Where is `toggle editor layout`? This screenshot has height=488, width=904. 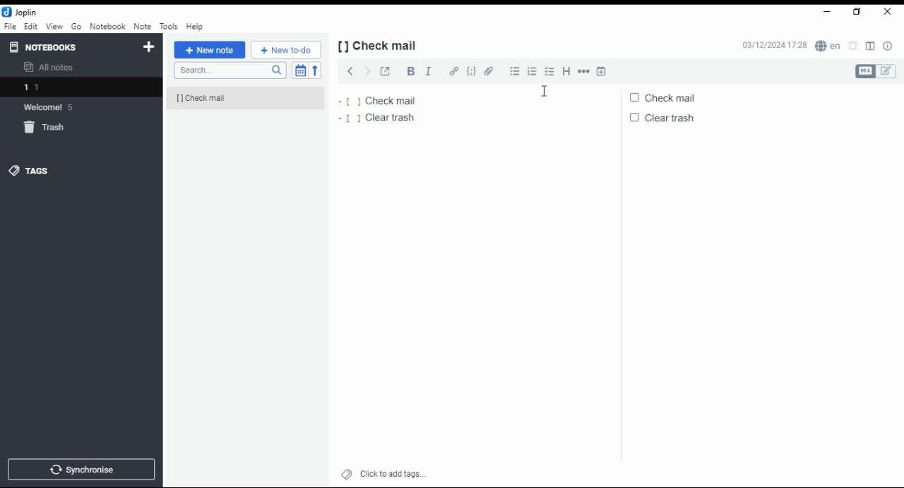 toggle editor layout is located at coordinates (871, 44).